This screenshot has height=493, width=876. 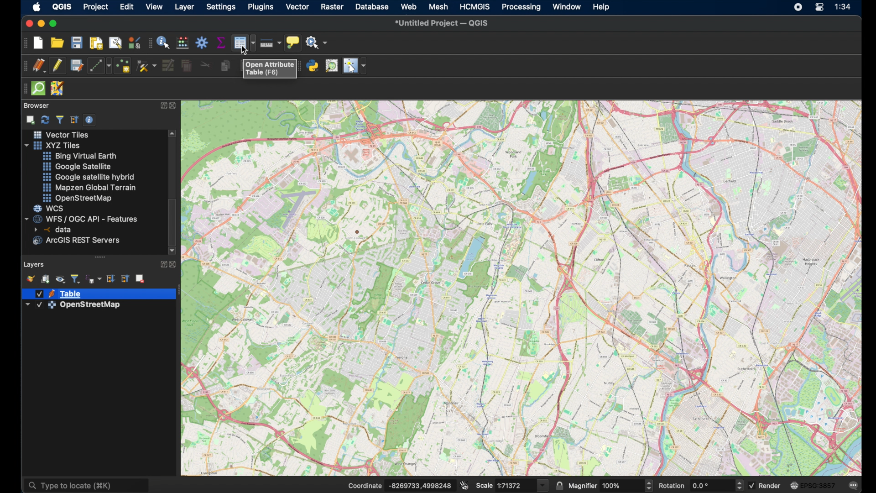 I want to click on new project, so click(x=38, y=43).